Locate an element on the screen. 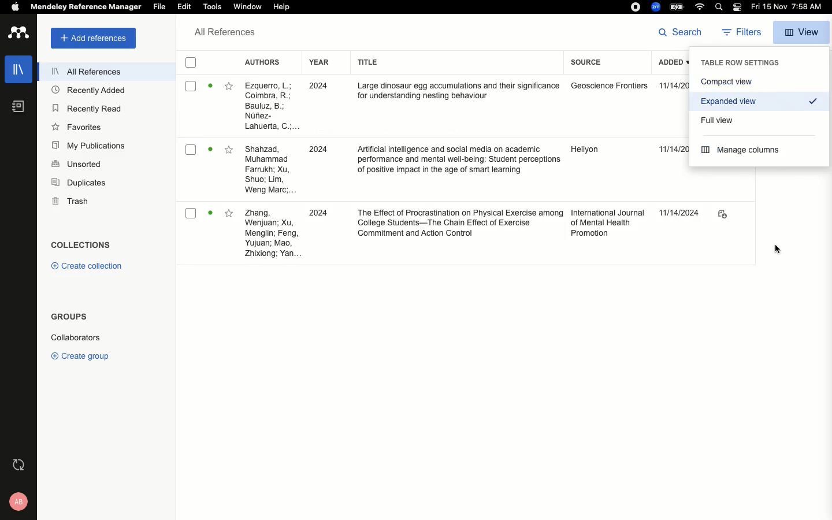  Shahzad,
Muhammad
Farrukh; Xu,
Shuo; Lim,
Weng Marc; is located at coordinates (270, 170).